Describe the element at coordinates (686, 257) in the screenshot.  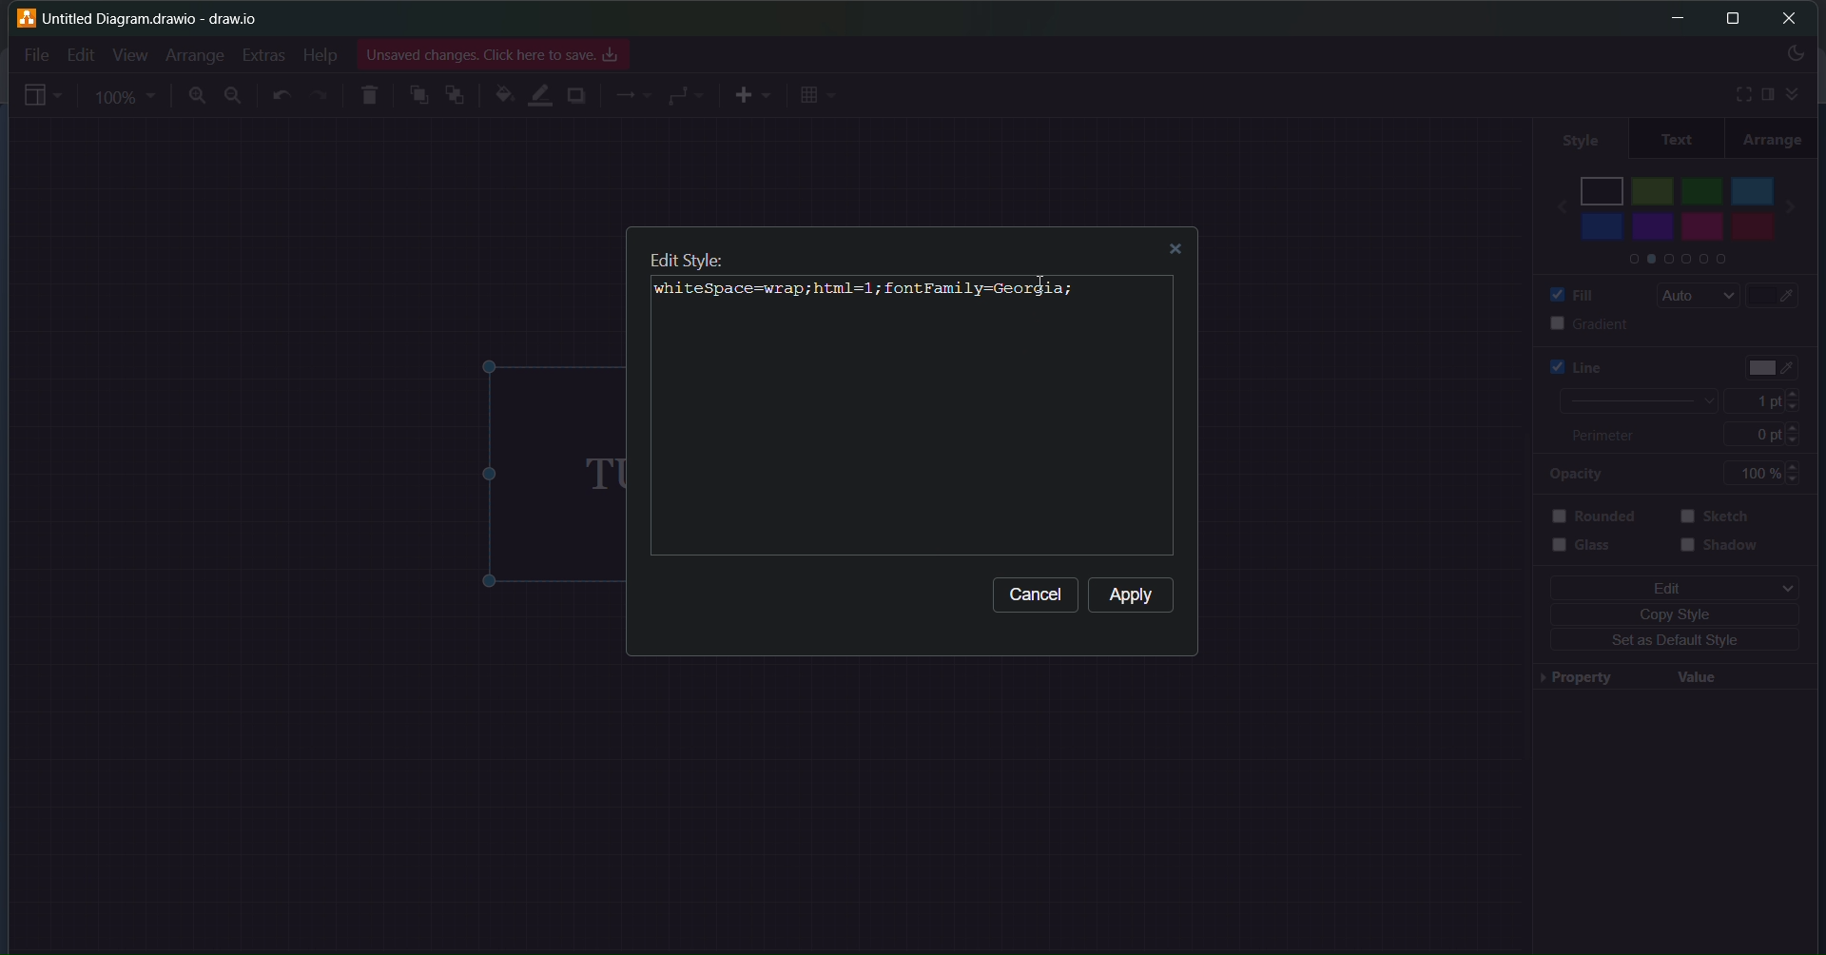
I see `Edit Style:` at that location.